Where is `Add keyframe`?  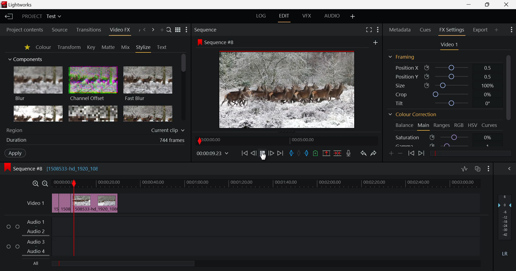
Add keyframe is located at coordinates (391, 154).